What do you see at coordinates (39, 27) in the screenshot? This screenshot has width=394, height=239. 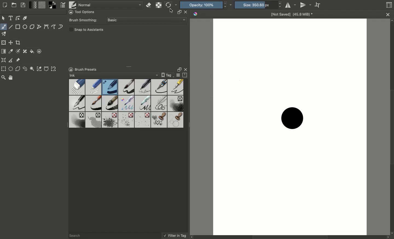 I see `Polyline` at bounding box center [39, 27].